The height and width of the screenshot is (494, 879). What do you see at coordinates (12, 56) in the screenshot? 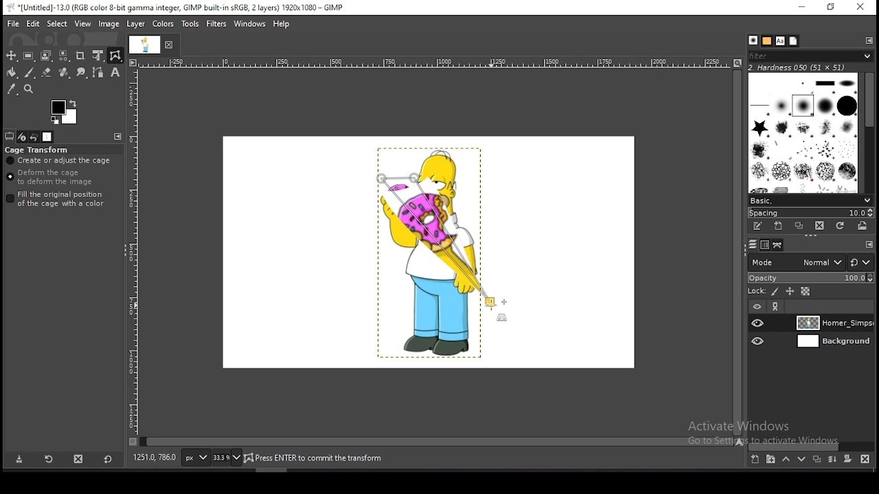
I see `move tool` at bounding box center [12, 56].